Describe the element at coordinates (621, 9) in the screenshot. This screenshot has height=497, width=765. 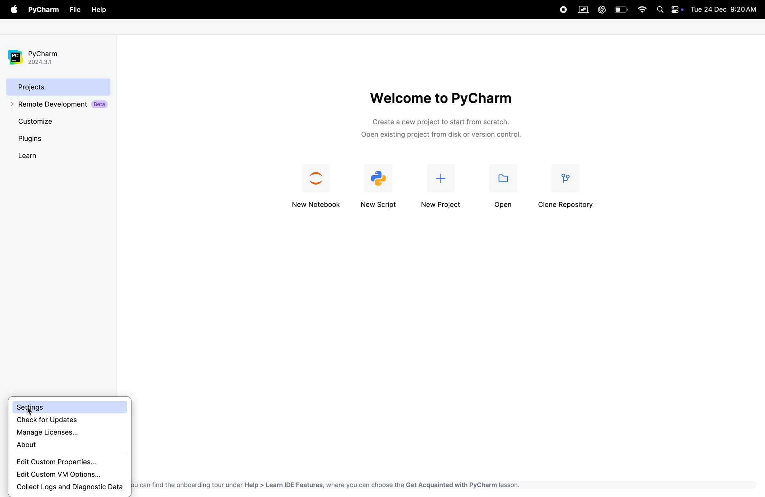
I see `battery` at that location.